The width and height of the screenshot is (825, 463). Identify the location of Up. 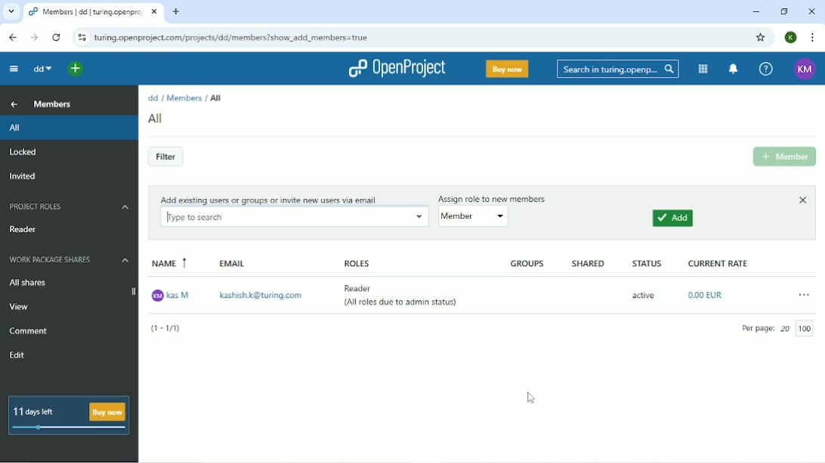
(14, 105).